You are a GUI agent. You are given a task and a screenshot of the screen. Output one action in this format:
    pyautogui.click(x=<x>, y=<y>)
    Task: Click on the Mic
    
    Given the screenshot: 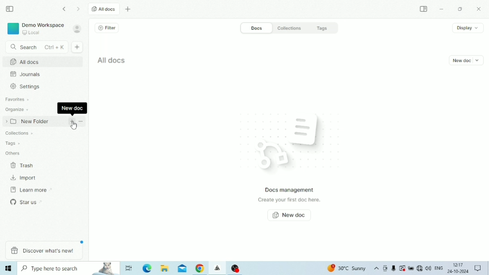 What is the action you would take?
    pyautogui.click(x=393, y=269)
    